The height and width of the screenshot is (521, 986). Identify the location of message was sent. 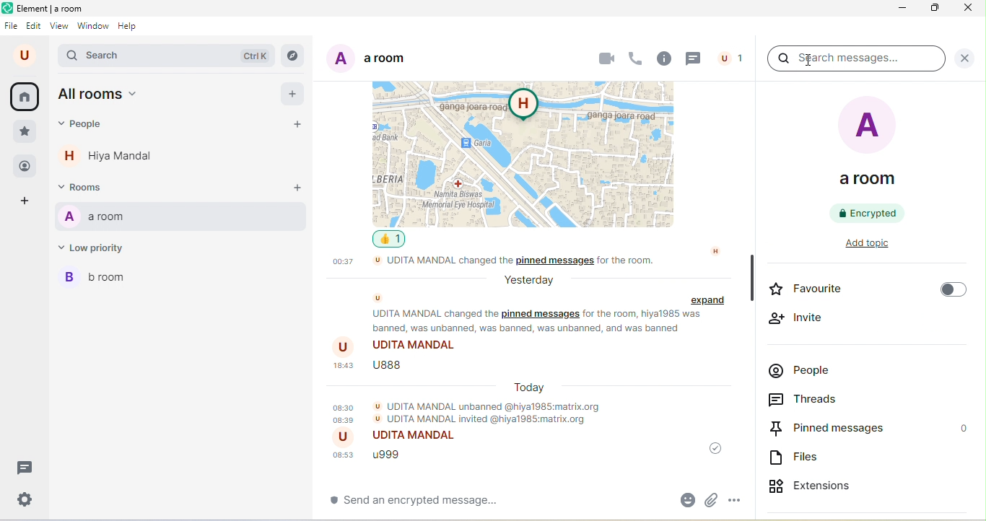
(712, 449).